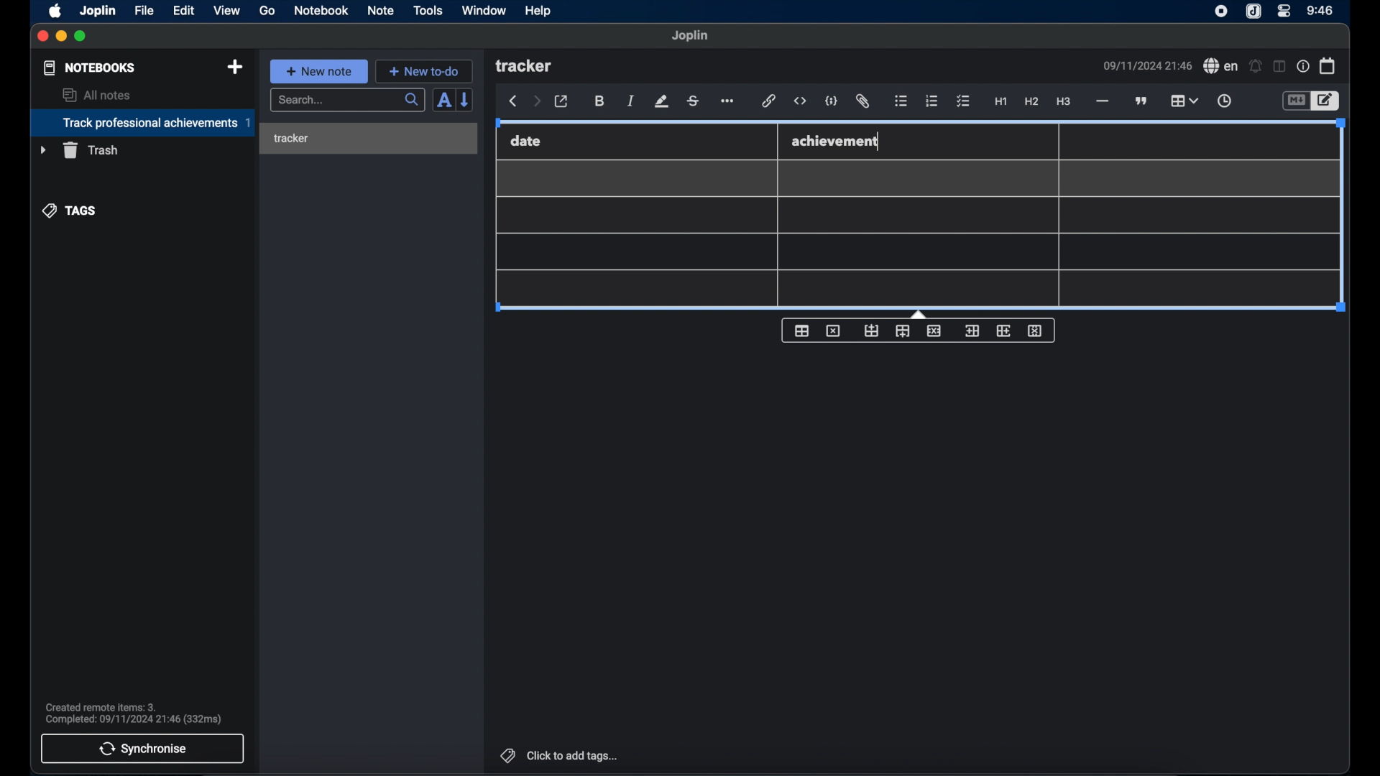 Image resolution: width=1380 pixels, height=776 pixels. What do you see at coordinates (694, 101) in the screenshot?
I see `strikethrough` at bounding box center [694, 101].